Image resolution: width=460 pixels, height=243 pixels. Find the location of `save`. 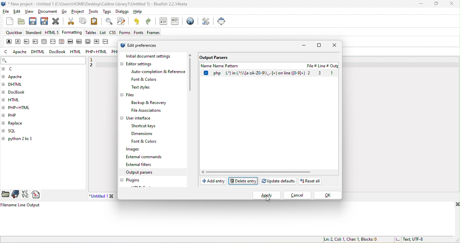

save is located at coordinates (33, 21).